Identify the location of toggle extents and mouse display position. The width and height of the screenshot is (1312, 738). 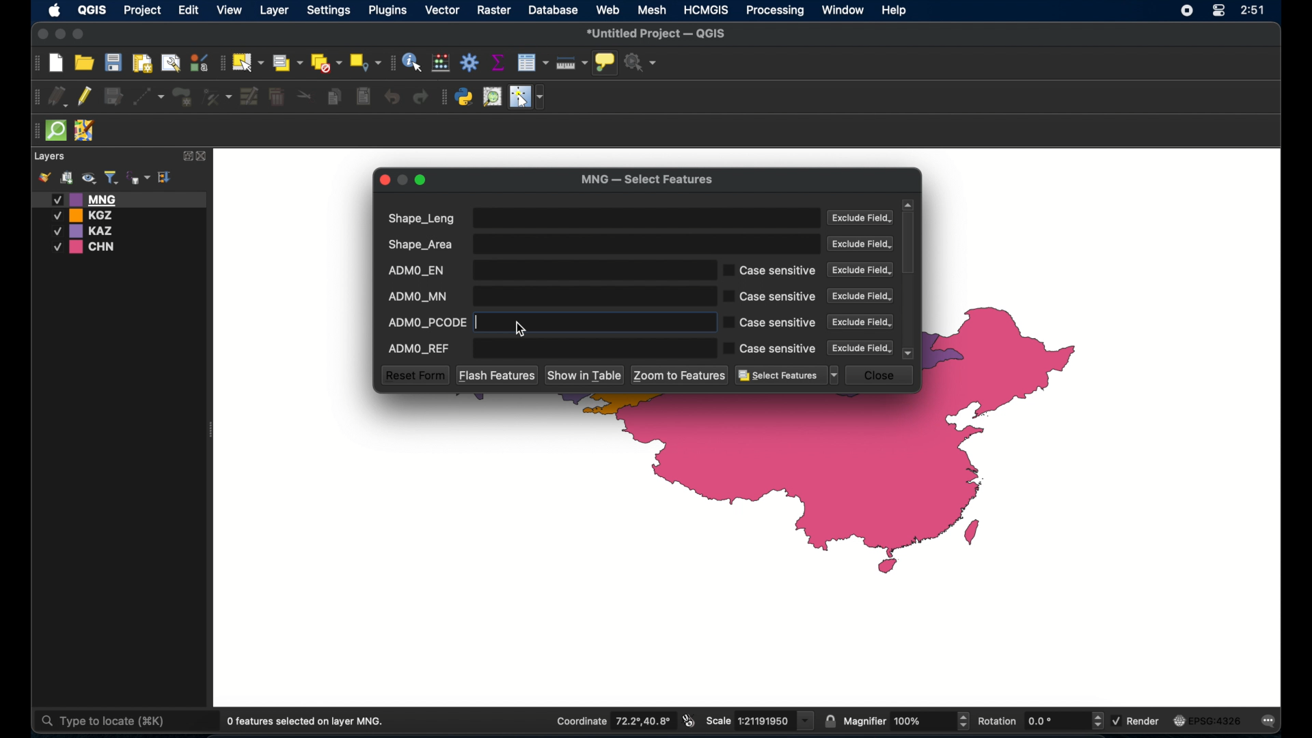
(690, 721).